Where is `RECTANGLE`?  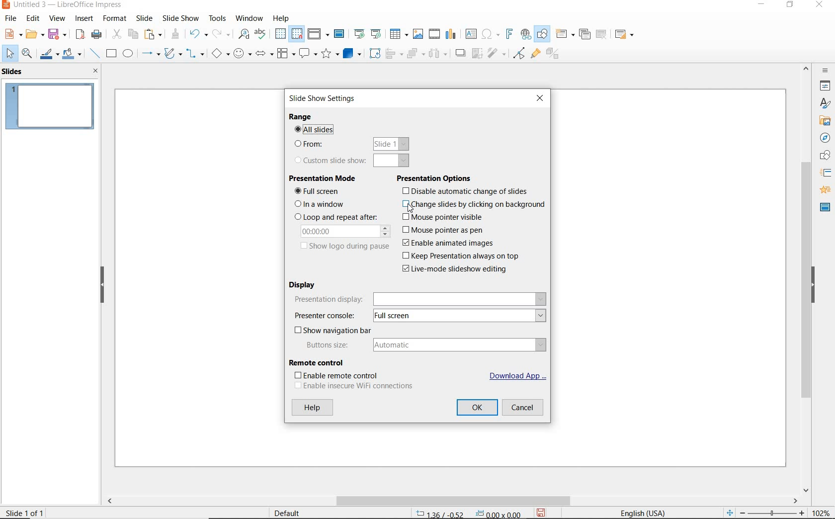 RECTANGLE is located at coordinates (112, 53).